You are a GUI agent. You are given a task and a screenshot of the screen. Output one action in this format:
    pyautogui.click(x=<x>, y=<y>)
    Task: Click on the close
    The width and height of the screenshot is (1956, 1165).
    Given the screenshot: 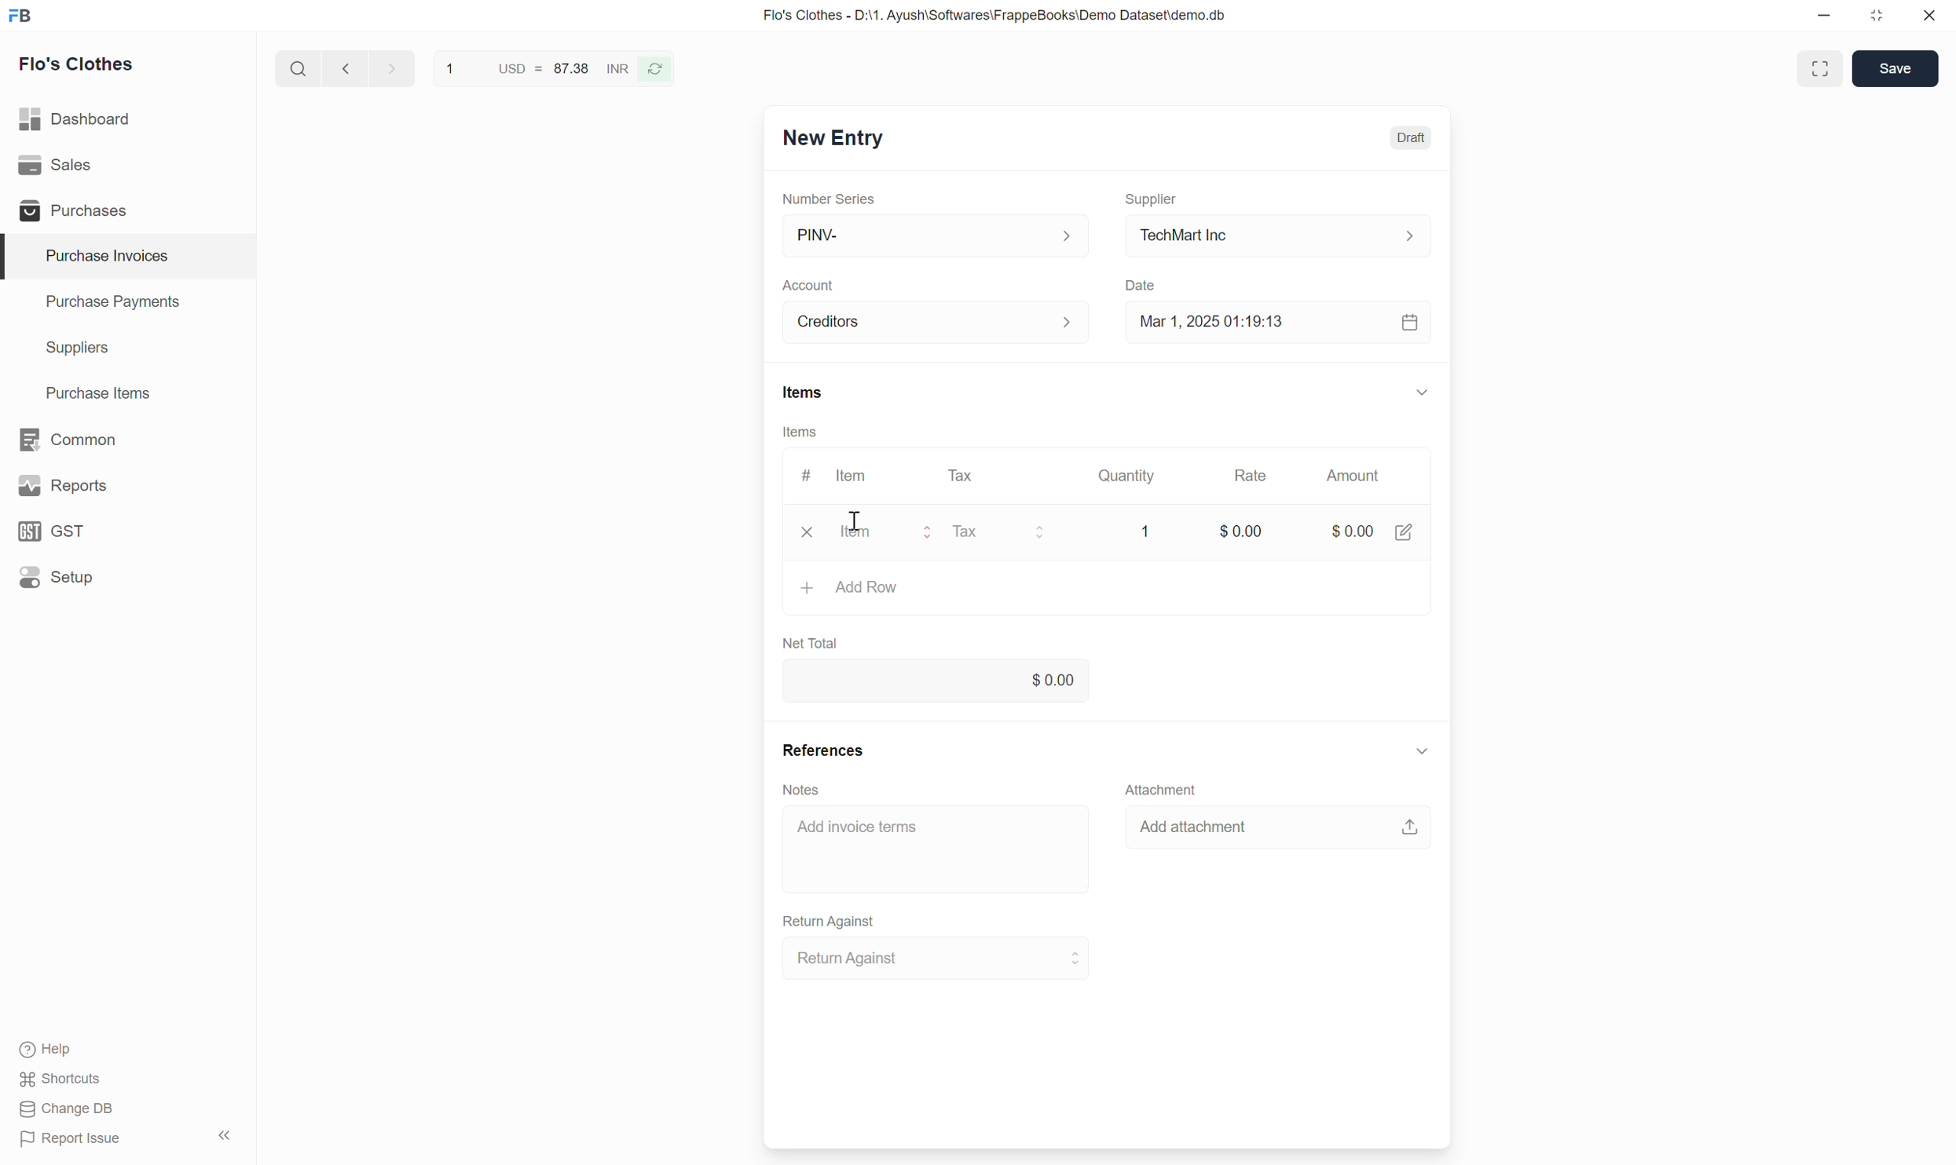 What is the action you would take?
    pyautogui.click(x=1929, y=18)
    